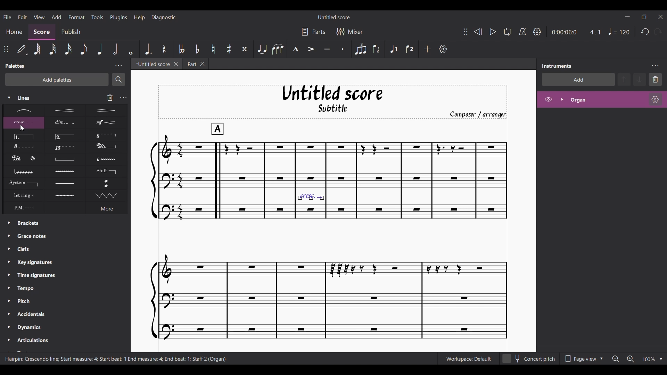  I want to click on Flip direction, so click(377, 49).